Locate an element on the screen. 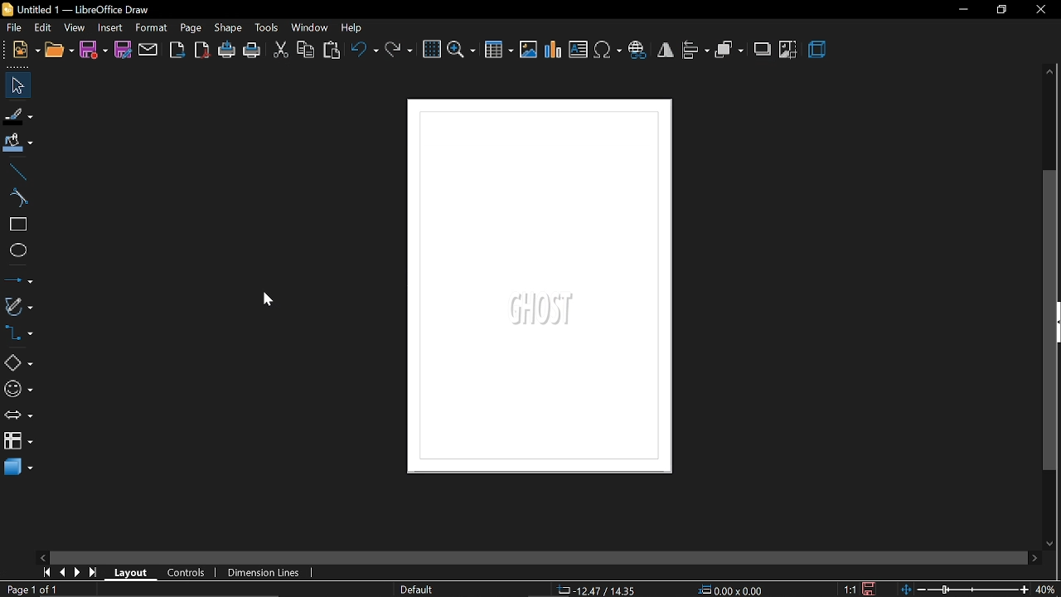 The width and height of the screenshot is (1061, 597). insert chart is located at coordinates (554, 52).